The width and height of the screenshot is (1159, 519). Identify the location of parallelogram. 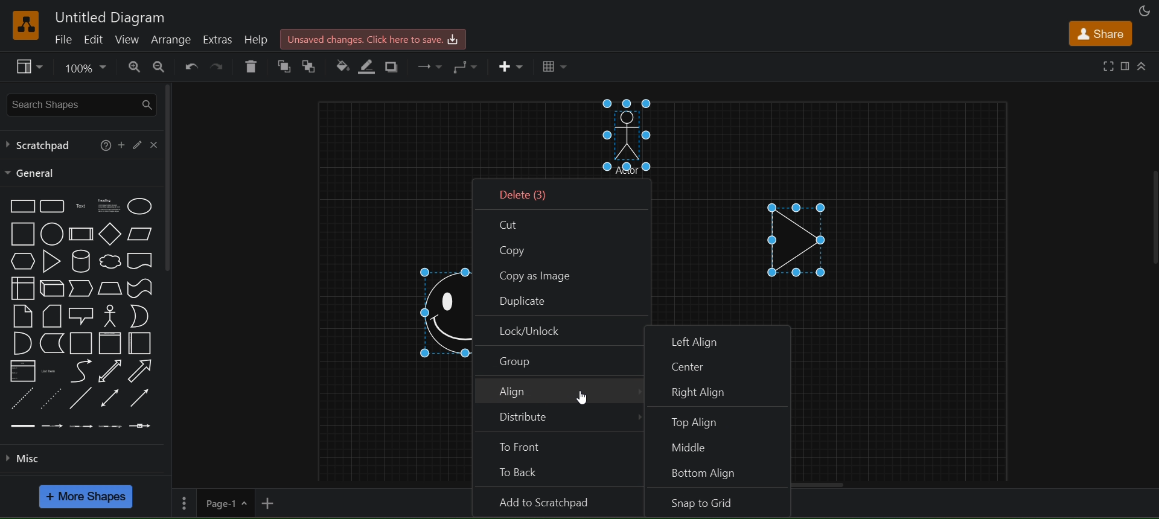
(142, 235).